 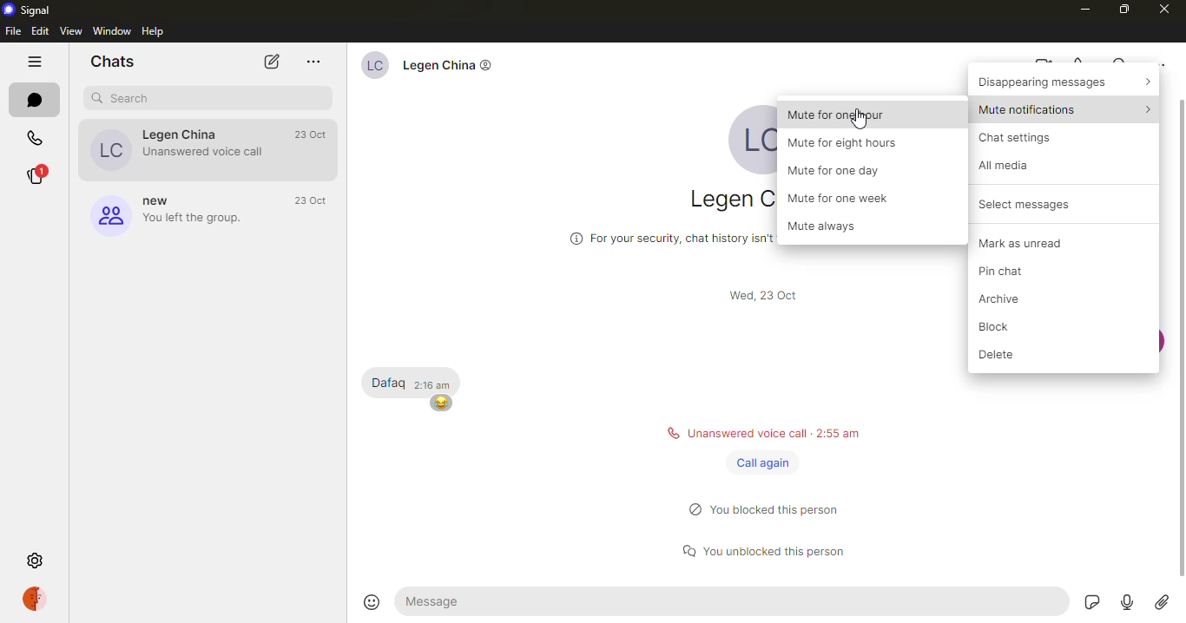 What do you see at coordinates (373, 601) in the screenshot?
I see `emoji` at bounding box center [373, 601].